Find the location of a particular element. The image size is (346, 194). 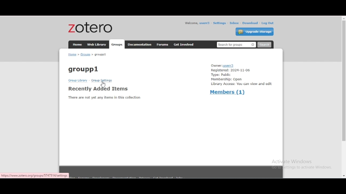

forums is located at coordinates (163, 44).